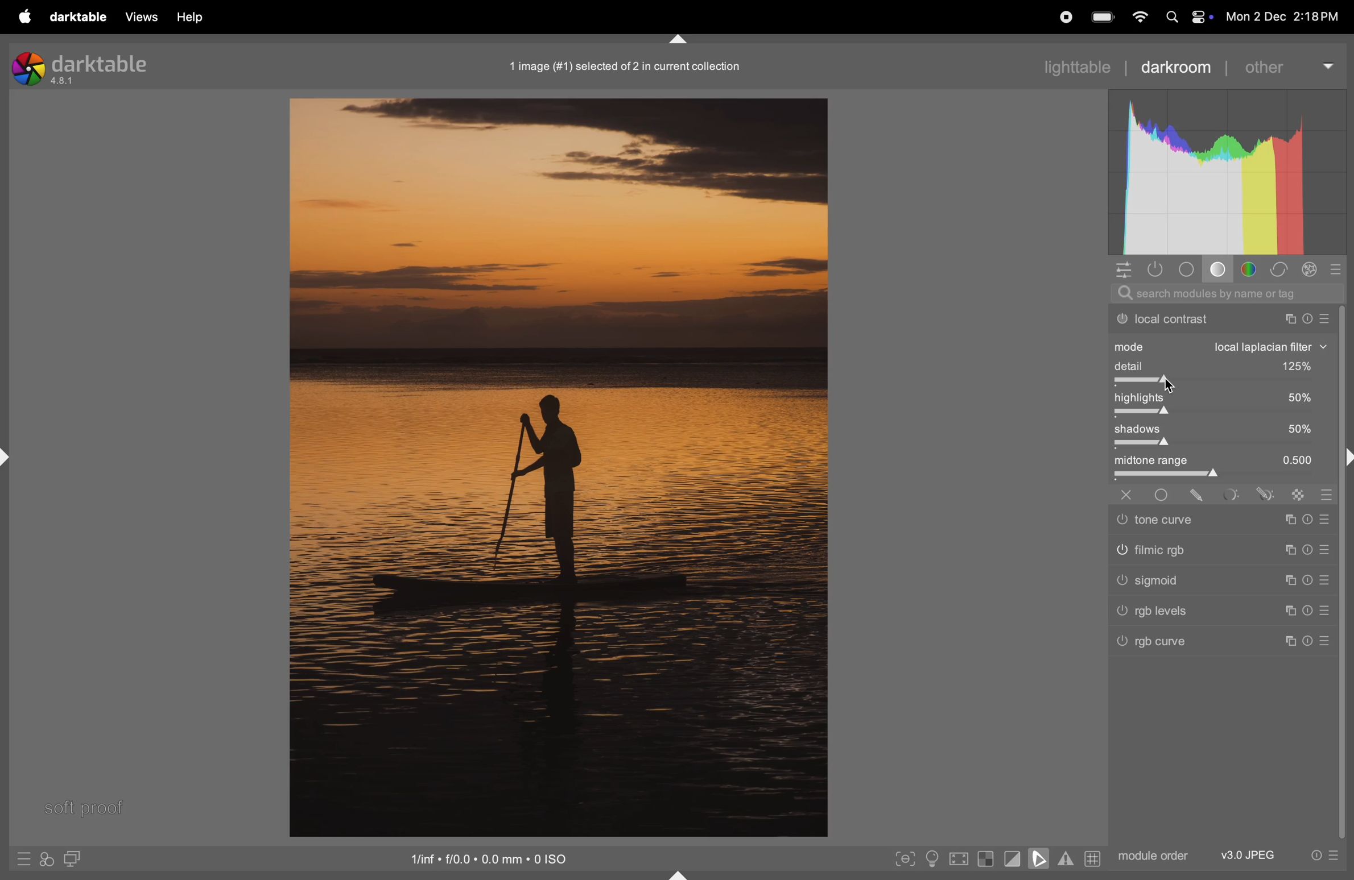  I want to click on sign , so click(1328, 610).